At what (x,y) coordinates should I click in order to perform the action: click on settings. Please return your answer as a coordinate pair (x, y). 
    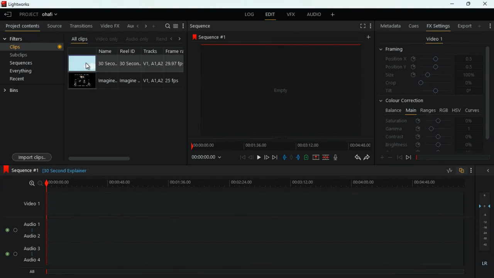
    Looking at the image, I should click on (489, 25).